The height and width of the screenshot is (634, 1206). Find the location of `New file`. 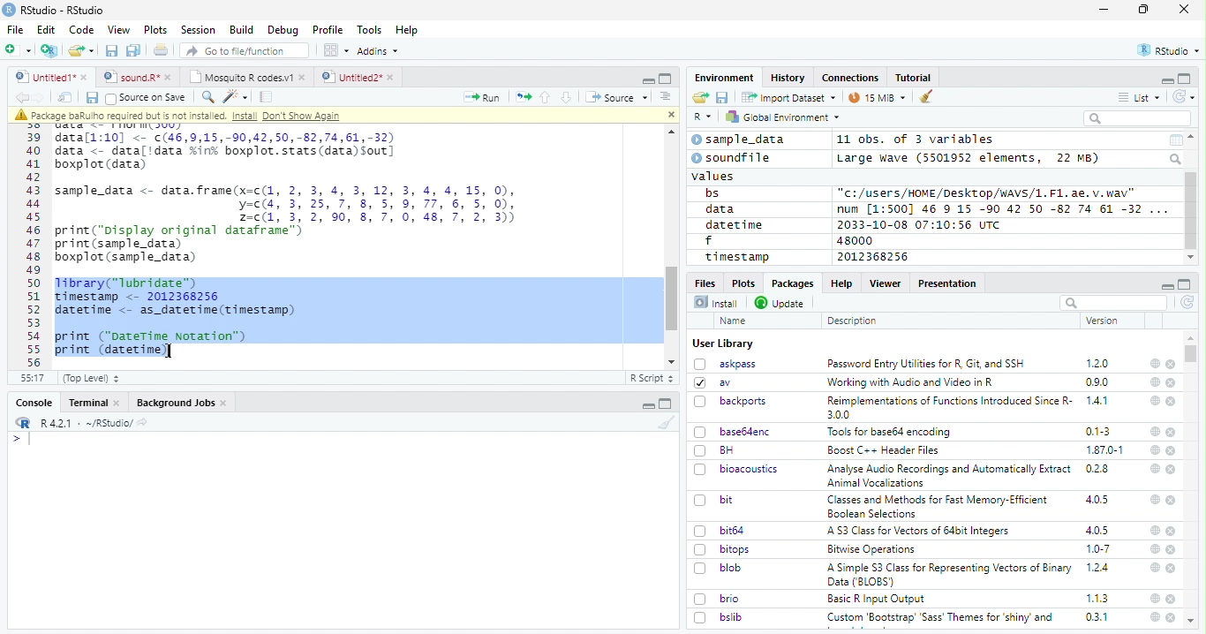

New file is located at coordinates (19, 50).